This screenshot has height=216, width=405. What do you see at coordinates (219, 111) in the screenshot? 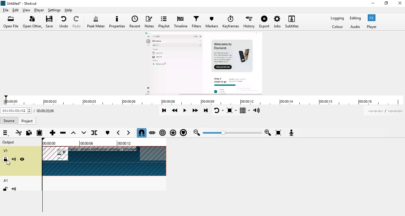
I see `Toggle player looping` at bounding box center [219, 111].